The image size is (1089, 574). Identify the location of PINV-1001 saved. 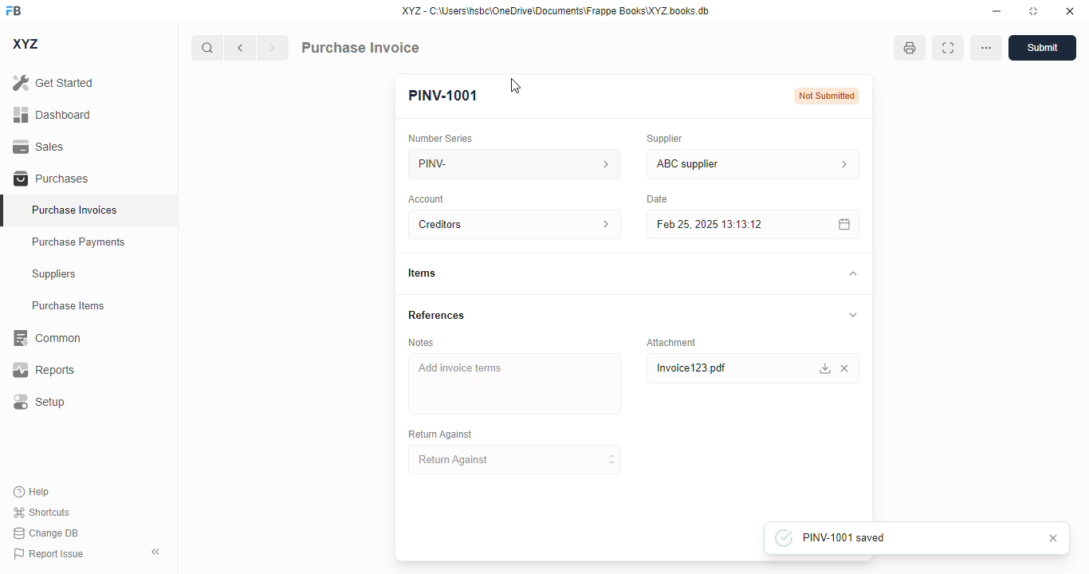
(890, 537).